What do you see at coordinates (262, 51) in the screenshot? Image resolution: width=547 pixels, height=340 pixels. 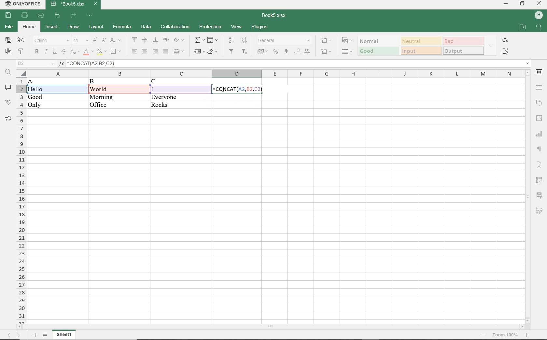 I see `ACCOUNTING STYLE` at bounding box center [262, 51].